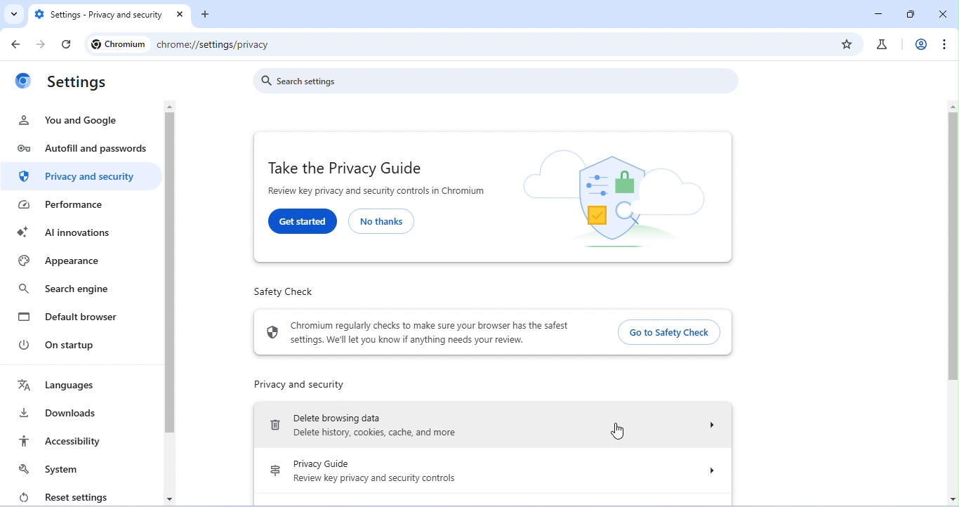 The width and height of the screenshot is (959, 507). What do you see at coordinates (498, 81) in the screenshot?
I see `search settings` at bounding box center [498, 81].